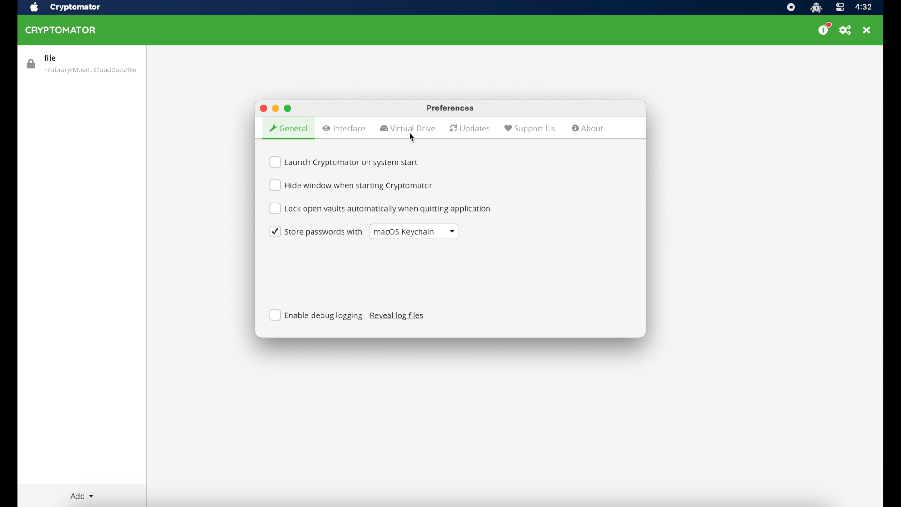  I want to click on support us, so click(529, 128).